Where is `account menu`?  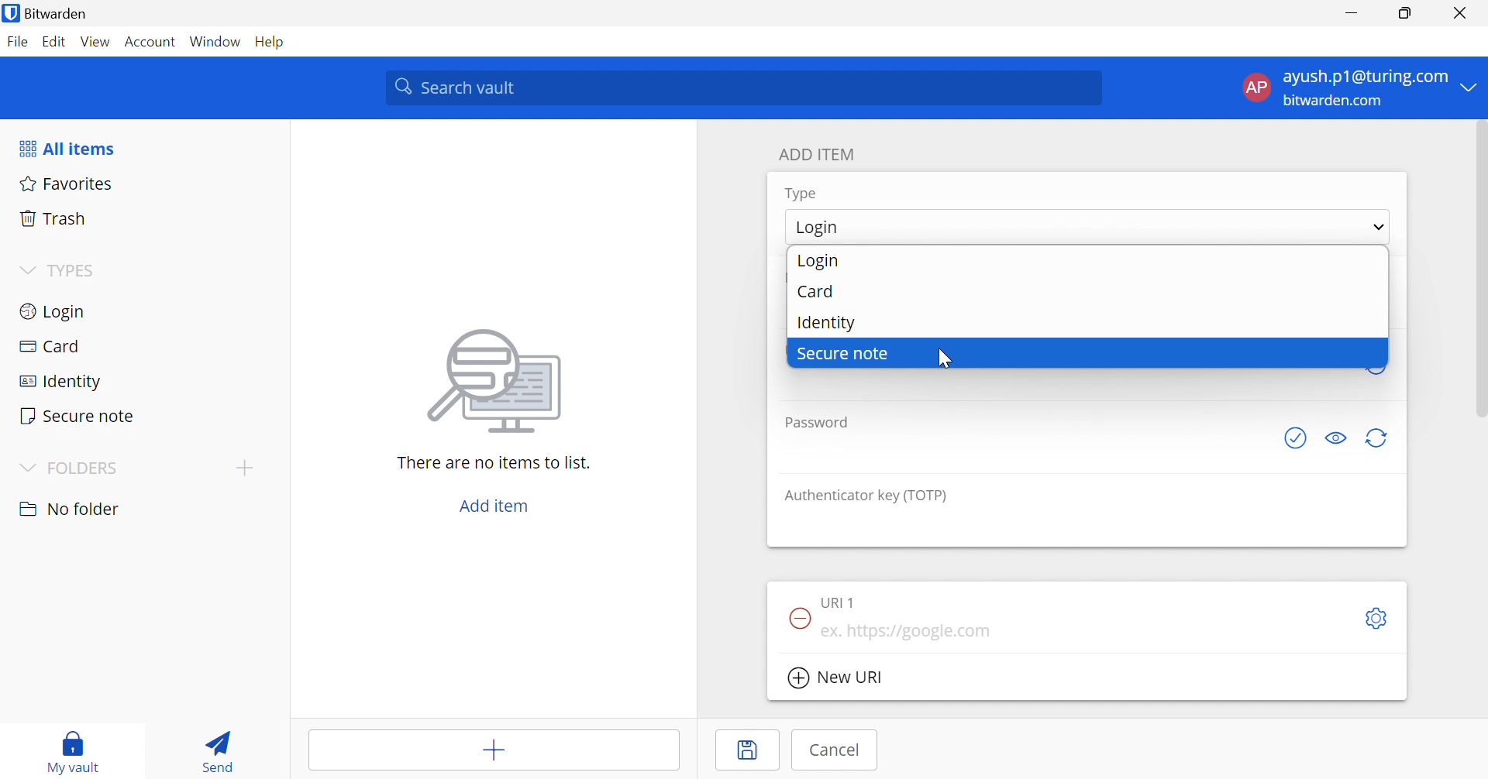
account menu is located at coordinates (1357, 88).